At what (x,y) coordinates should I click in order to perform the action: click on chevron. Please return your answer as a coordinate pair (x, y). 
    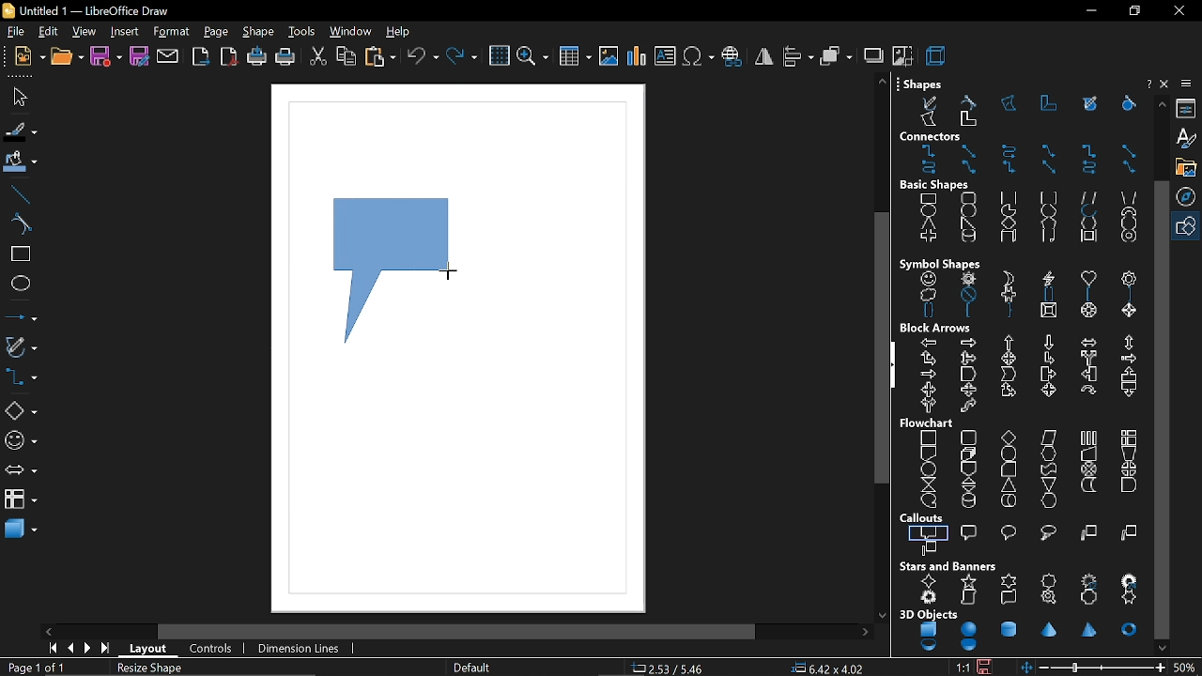
    Looking at the image, I should click on (1009, 374).